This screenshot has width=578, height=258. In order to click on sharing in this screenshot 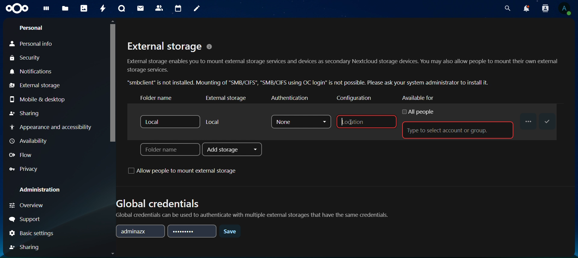, I will do `click(26, 247)`.